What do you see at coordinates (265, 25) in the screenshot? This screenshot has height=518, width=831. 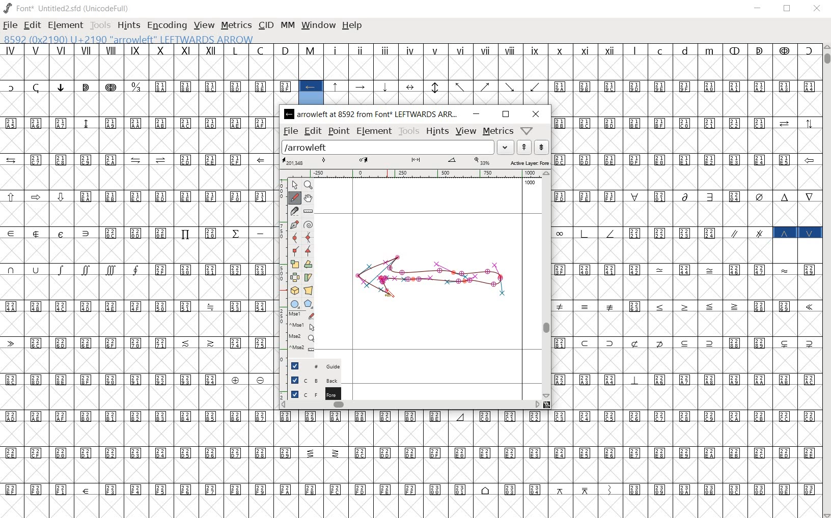 I see `cid` at bounding box center [265, 25].